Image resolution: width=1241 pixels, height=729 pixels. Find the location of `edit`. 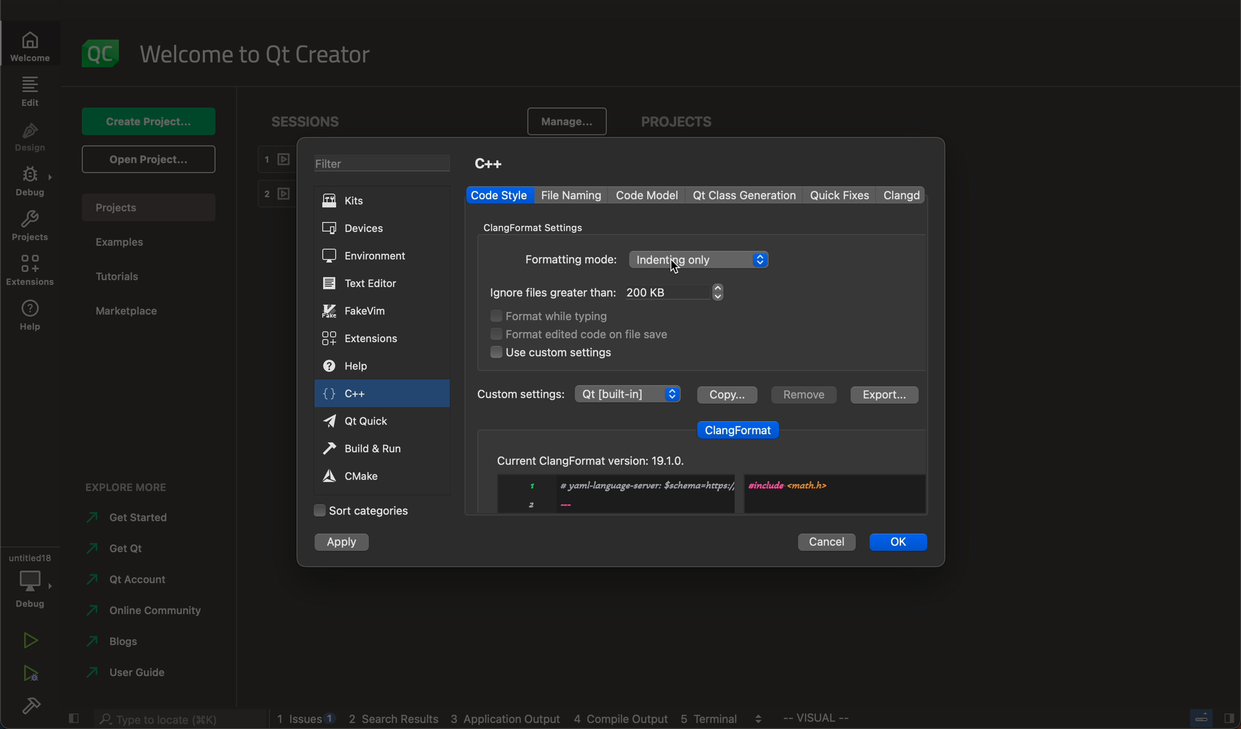

edit is located at coordinates (30, 91).